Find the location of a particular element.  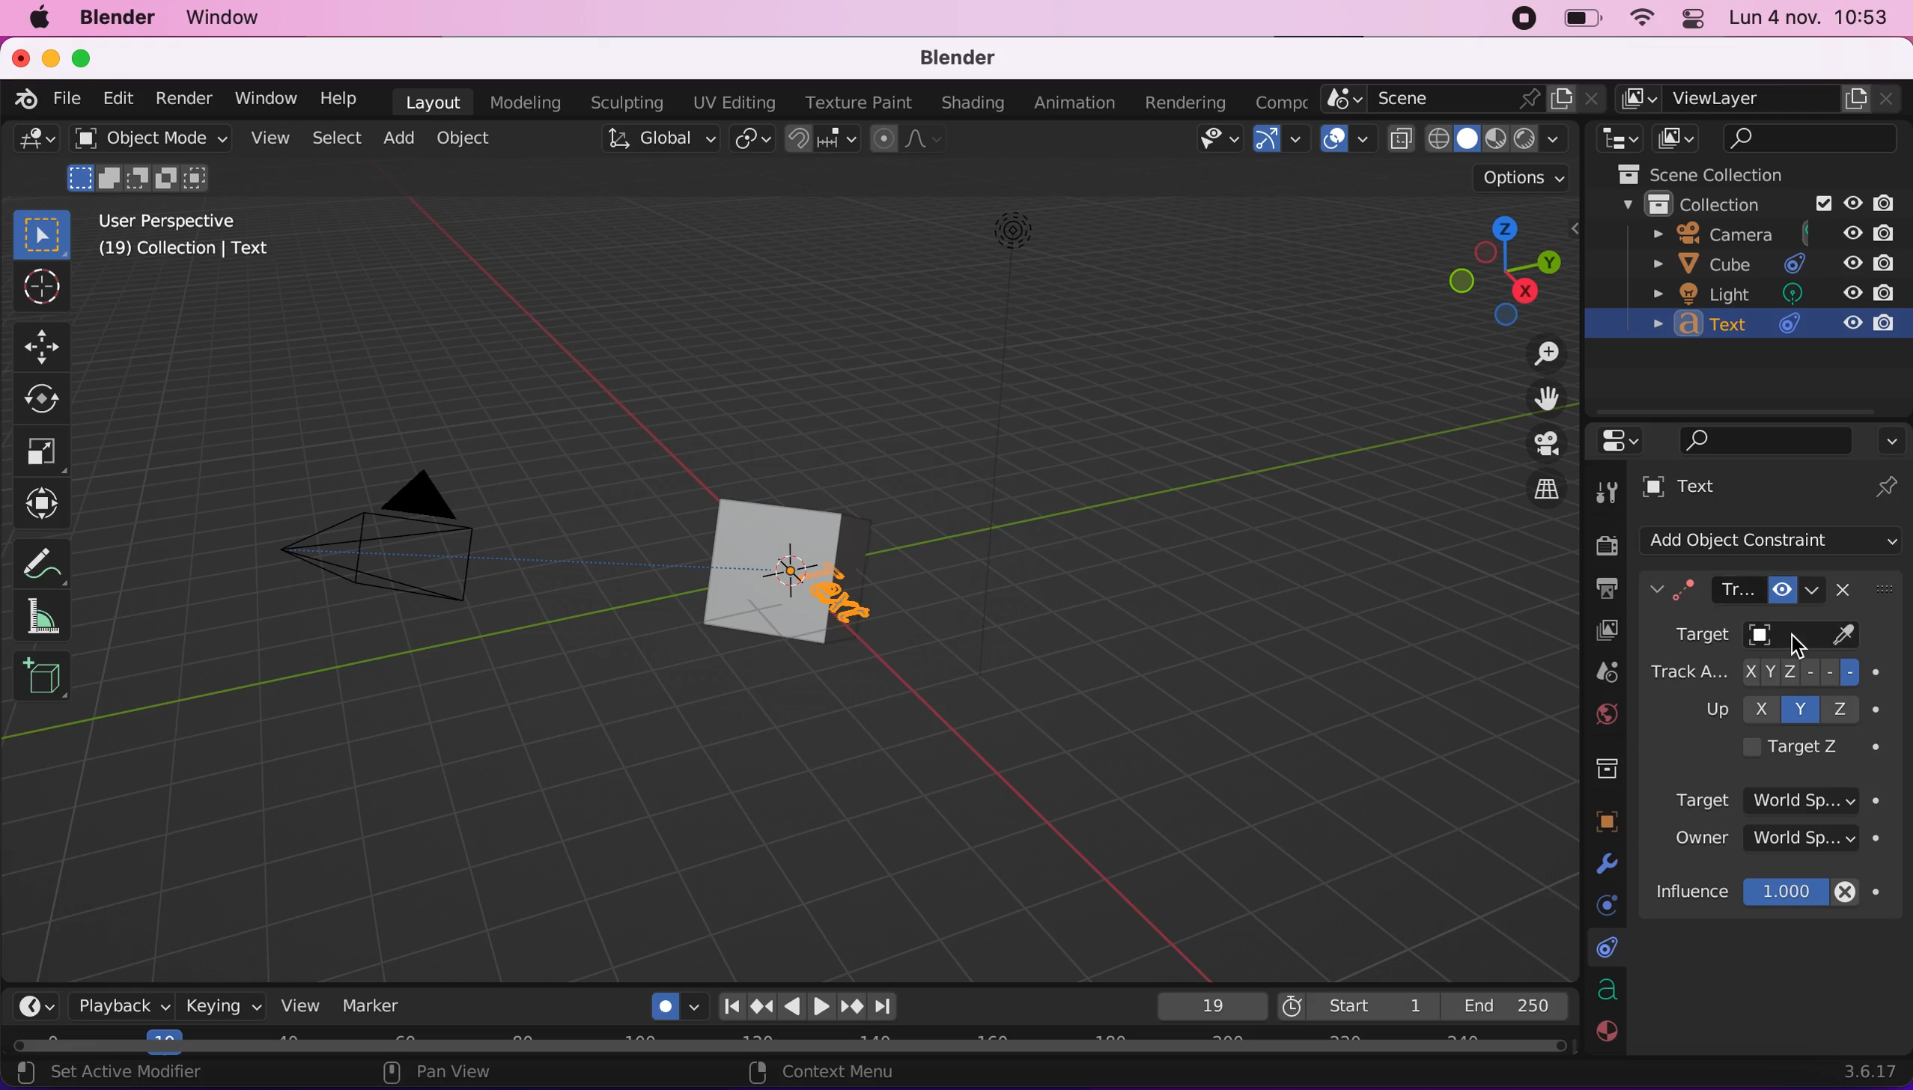

edit is located at coordinates (118, 98).